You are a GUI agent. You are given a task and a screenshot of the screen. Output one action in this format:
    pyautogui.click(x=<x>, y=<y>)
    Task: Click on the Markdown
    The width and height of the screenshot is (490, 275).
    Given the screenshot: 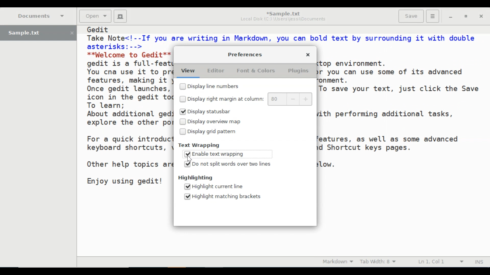 What is the action you would take?
    pyautogui.click(x=338, y=262)
    